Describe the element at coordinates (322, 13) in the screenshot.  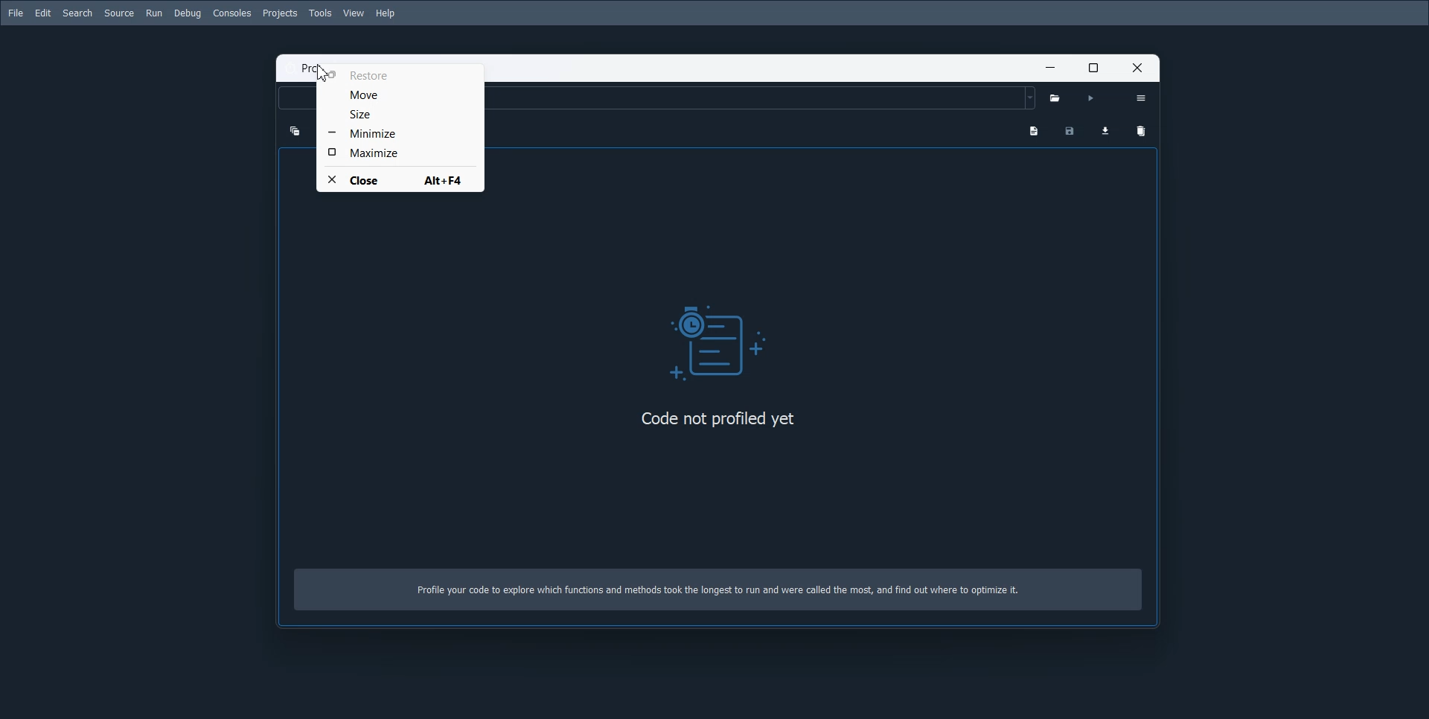
I see `Tools` at that location.